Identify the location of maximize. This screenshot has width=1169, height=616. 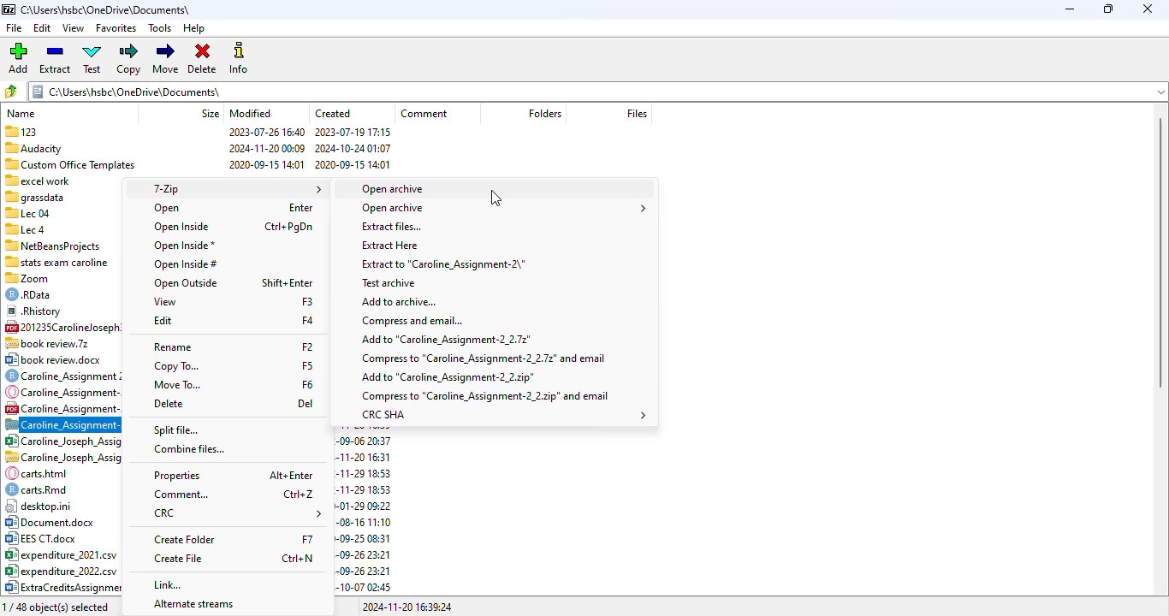
(1107, 9).